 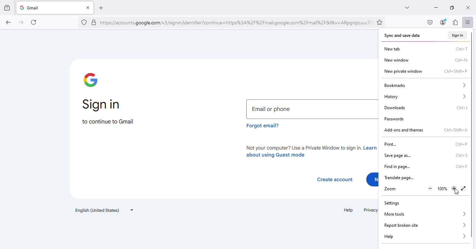 I want to click on zoom out, so click(x=430, y=188).